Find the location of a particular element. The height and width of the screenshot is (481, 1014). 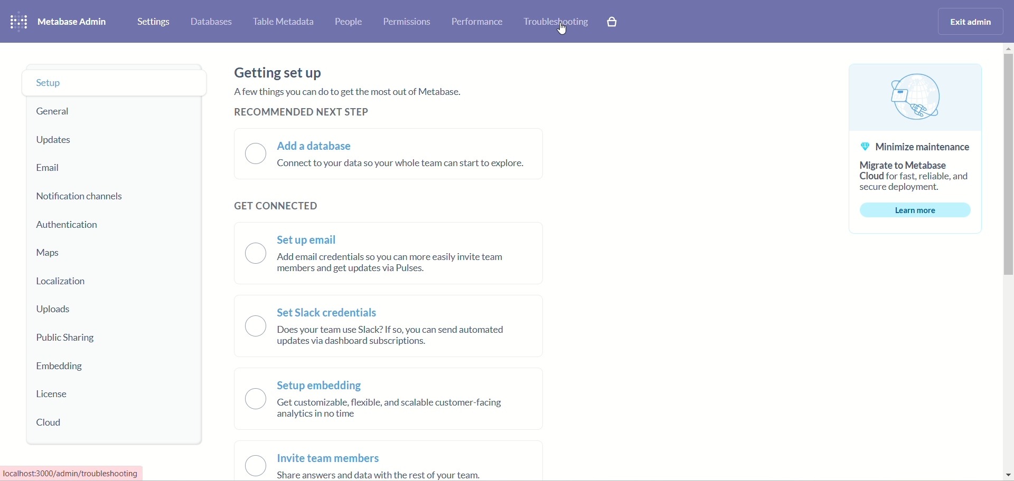

metabase admin is located at coordinates (74, 22).